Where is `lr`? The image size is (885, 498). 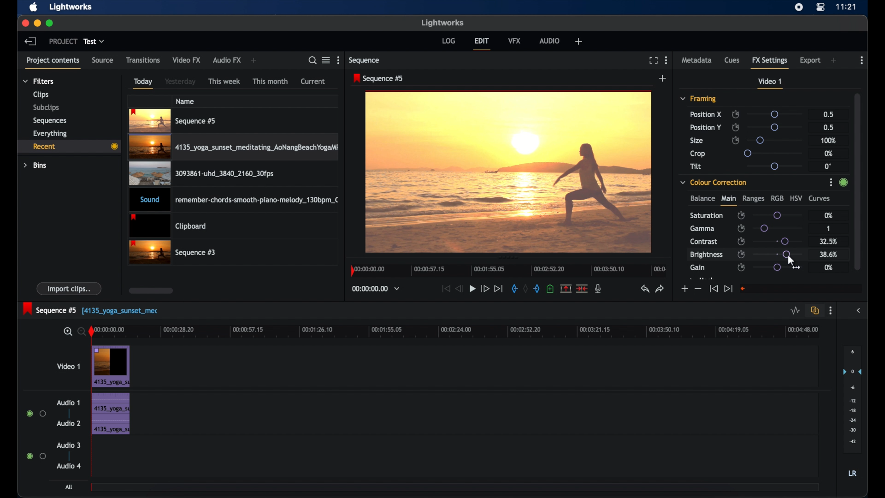
lr is located at coordinates (852, 473).